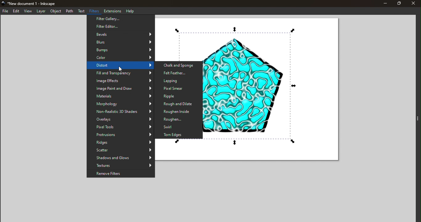  Describe the element at coordinates (121, 74) in the screenshot. I see `Fill and Trasparency` at that location.